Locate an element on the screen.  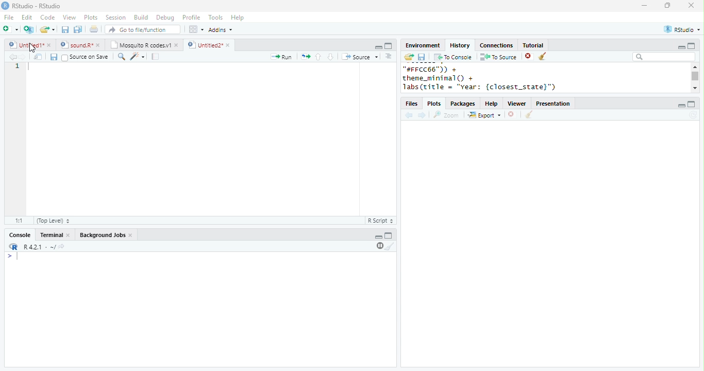
(Top Level) is located at coordinates (53, 221).